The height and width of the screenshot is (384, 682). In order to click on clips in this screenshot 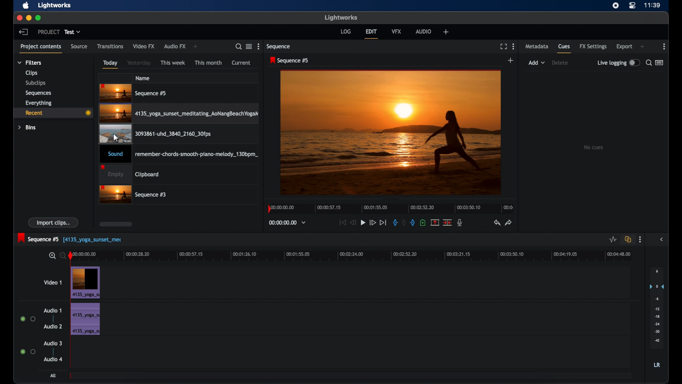, I will do `click(32, 73)`.